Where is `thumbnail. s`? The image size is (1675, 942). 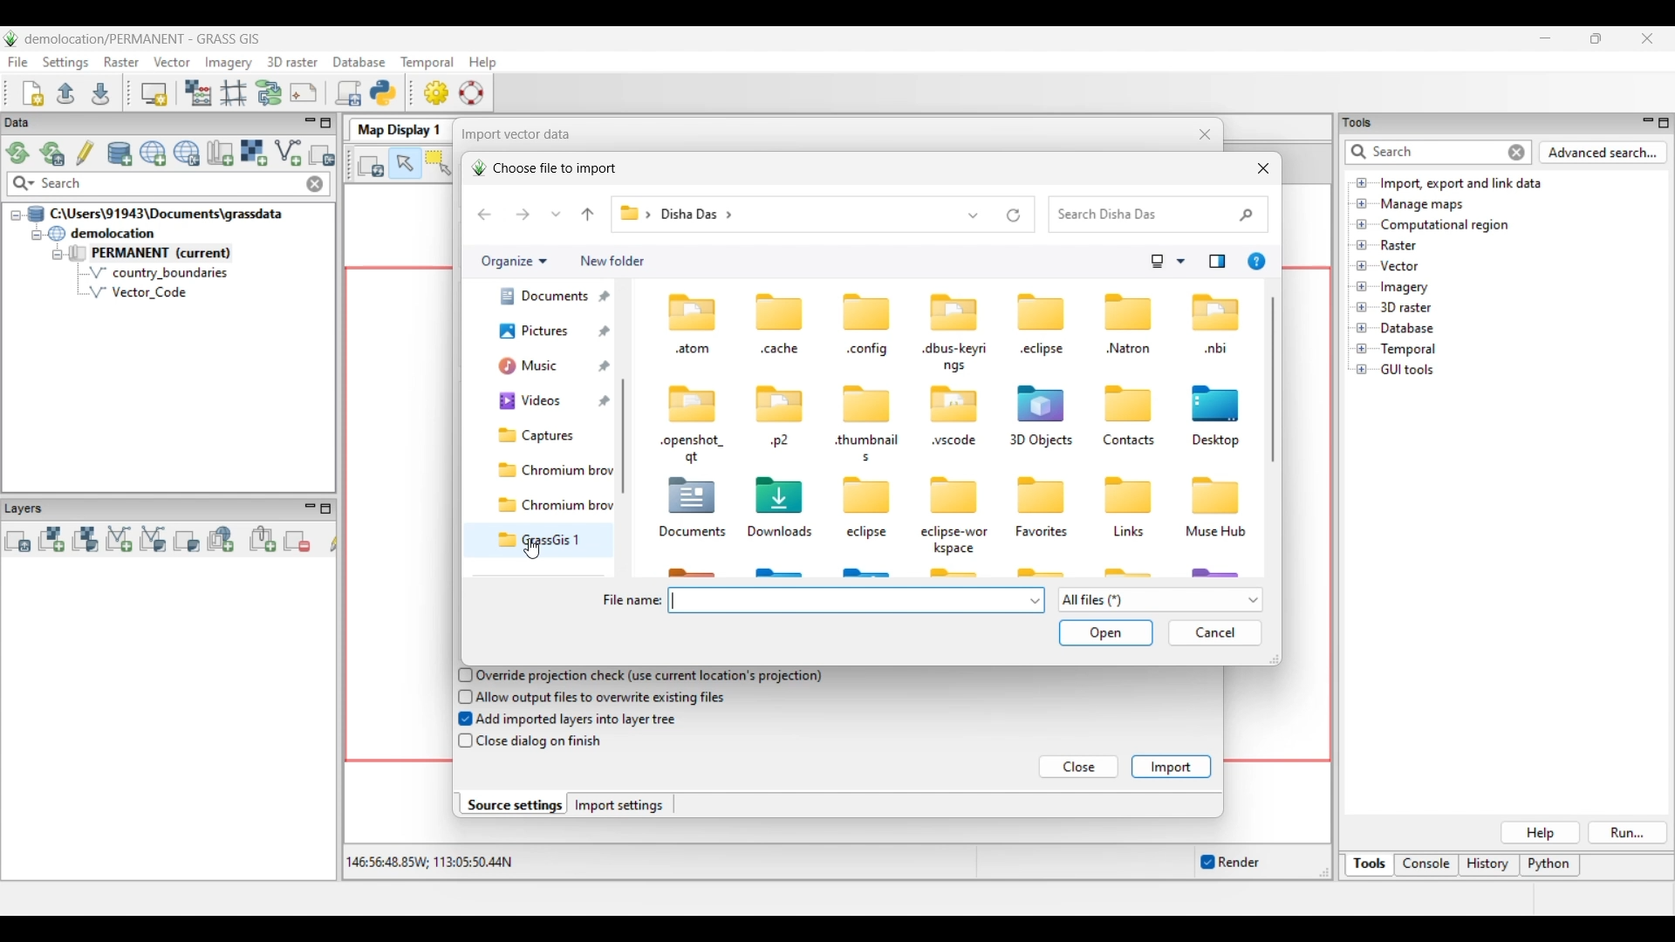 thumbnail. s is located at coordinates (865, 448).